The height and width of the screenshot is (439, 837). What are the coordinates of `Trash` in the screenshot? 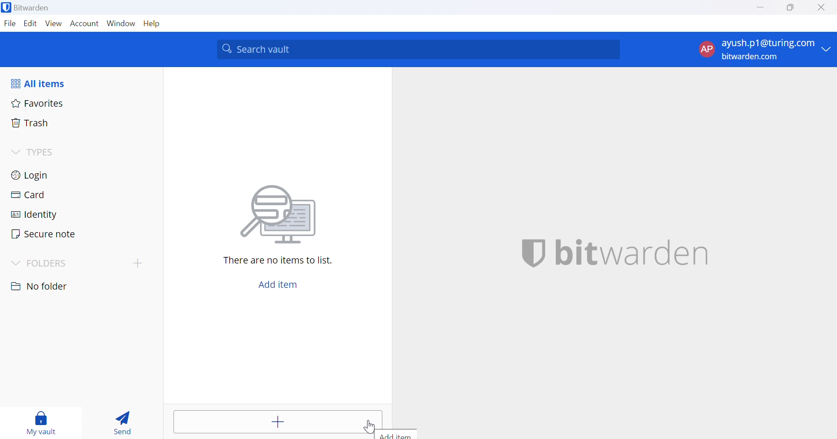 It's located at (30, 122).